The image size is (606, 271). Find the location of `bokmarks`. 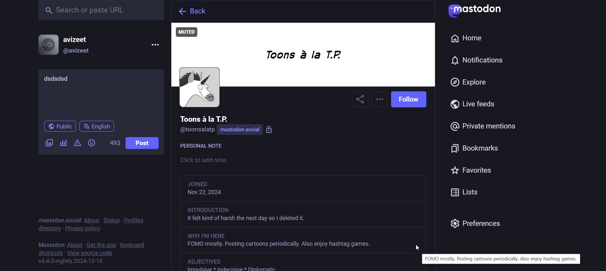

bokmarks is located at coordinates (479, 152).